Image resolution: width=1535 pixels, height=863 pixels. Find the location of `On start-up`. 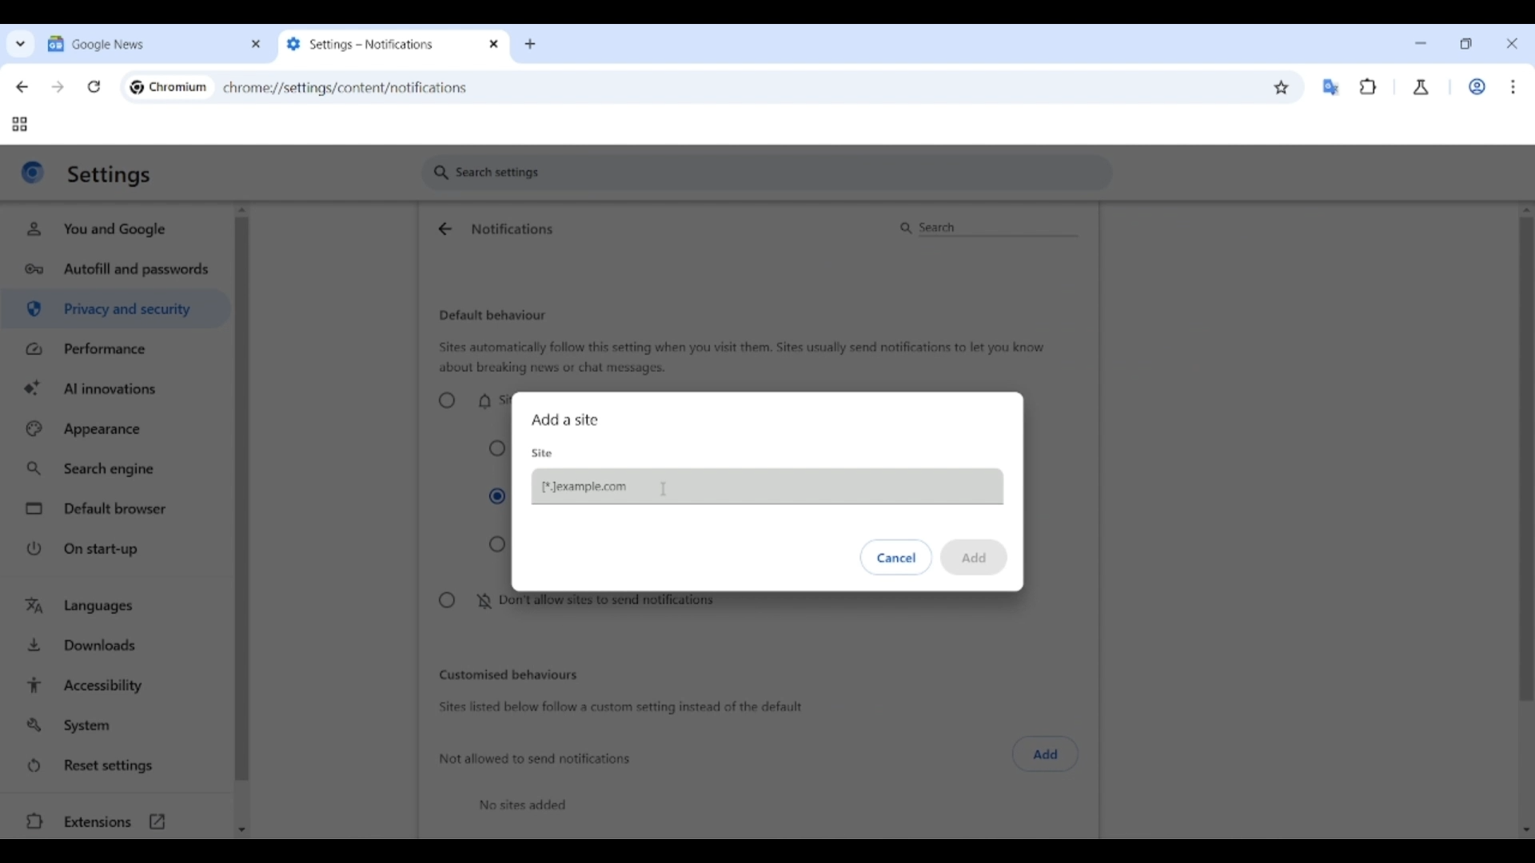

On start-up is located at coordinates (118, 548).